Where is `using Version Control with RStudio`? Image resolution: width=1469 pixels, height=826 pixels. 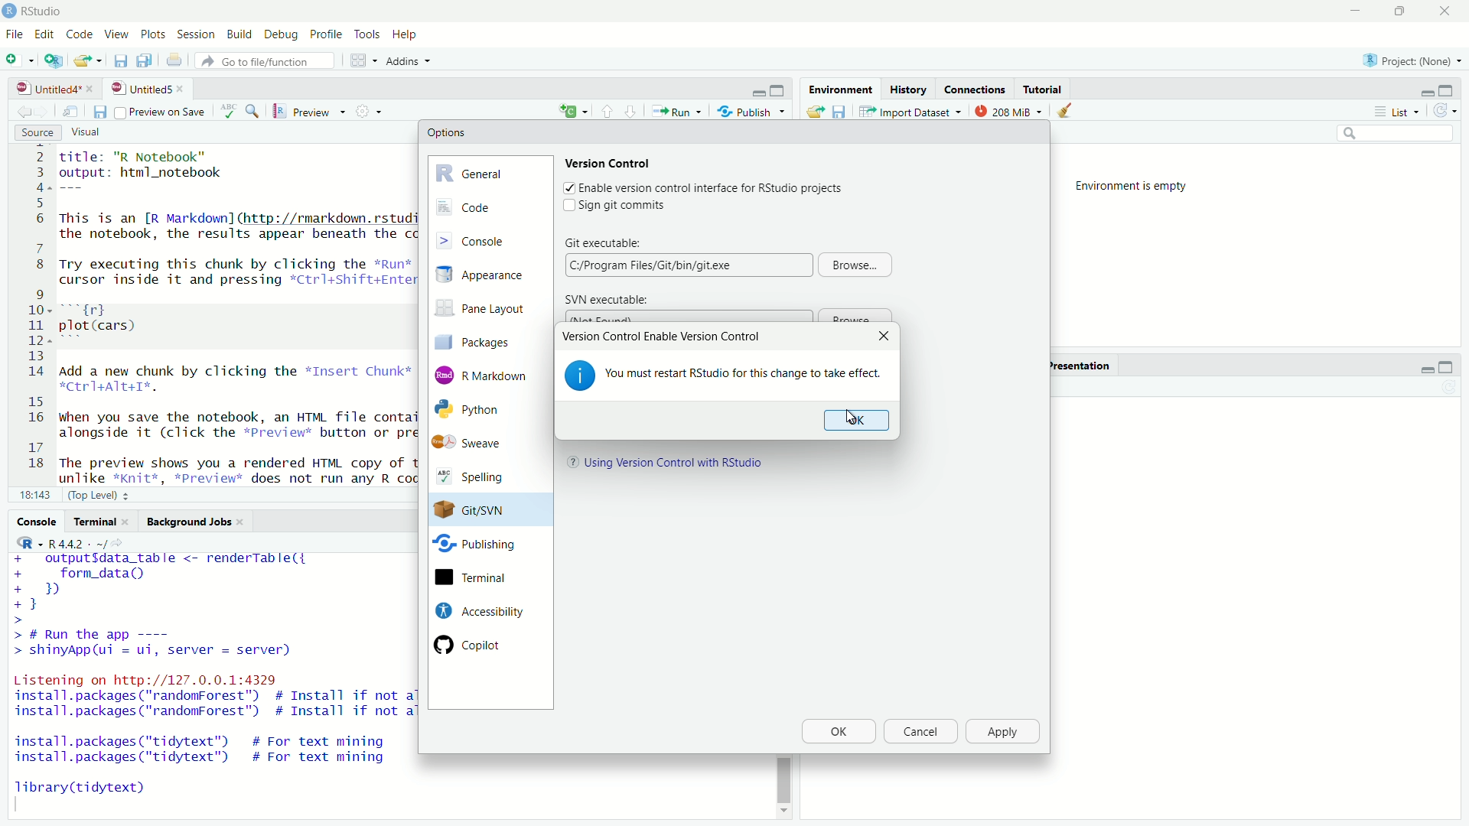
using Version Control with RStudio is located at coordinates (676, 464).